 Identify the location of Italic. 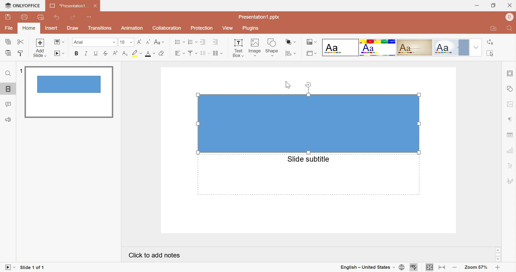
(85, 54).